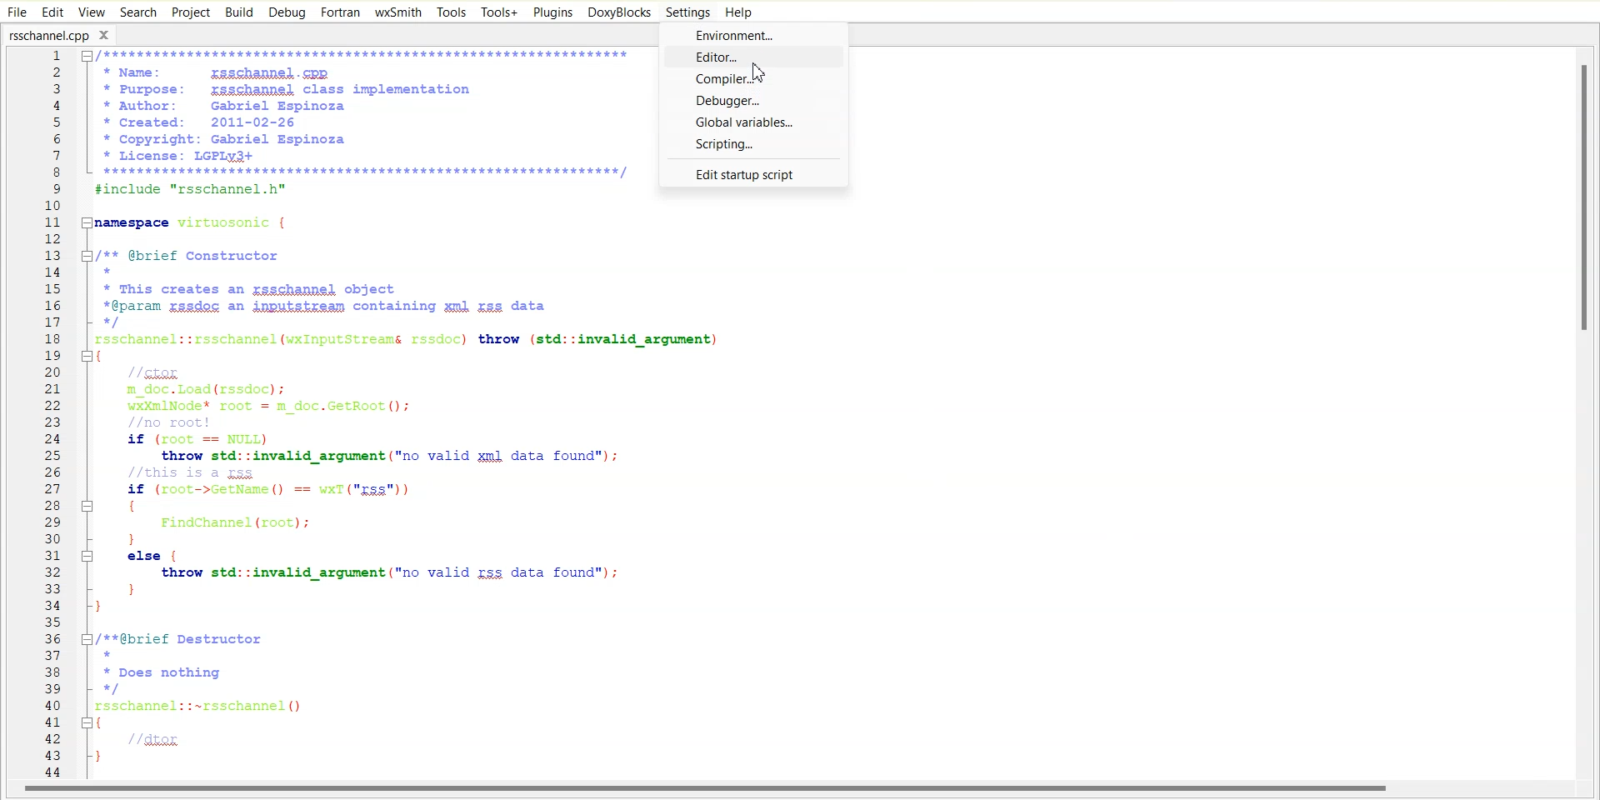 This screenshot has width=1600, height=800. I want to click on Plugins, so click(552, 12).